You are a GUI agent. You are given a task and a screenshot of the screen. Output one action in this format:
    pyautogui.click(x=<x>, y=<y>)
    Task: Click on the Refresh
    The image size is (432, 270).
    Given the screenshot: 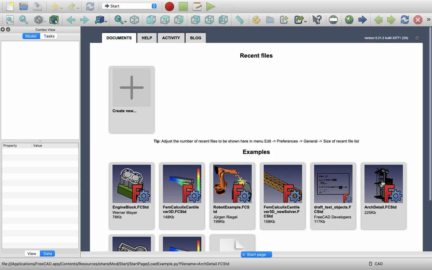 What is the action you would take?
    pyautogui.click(x=91, y=7)
    